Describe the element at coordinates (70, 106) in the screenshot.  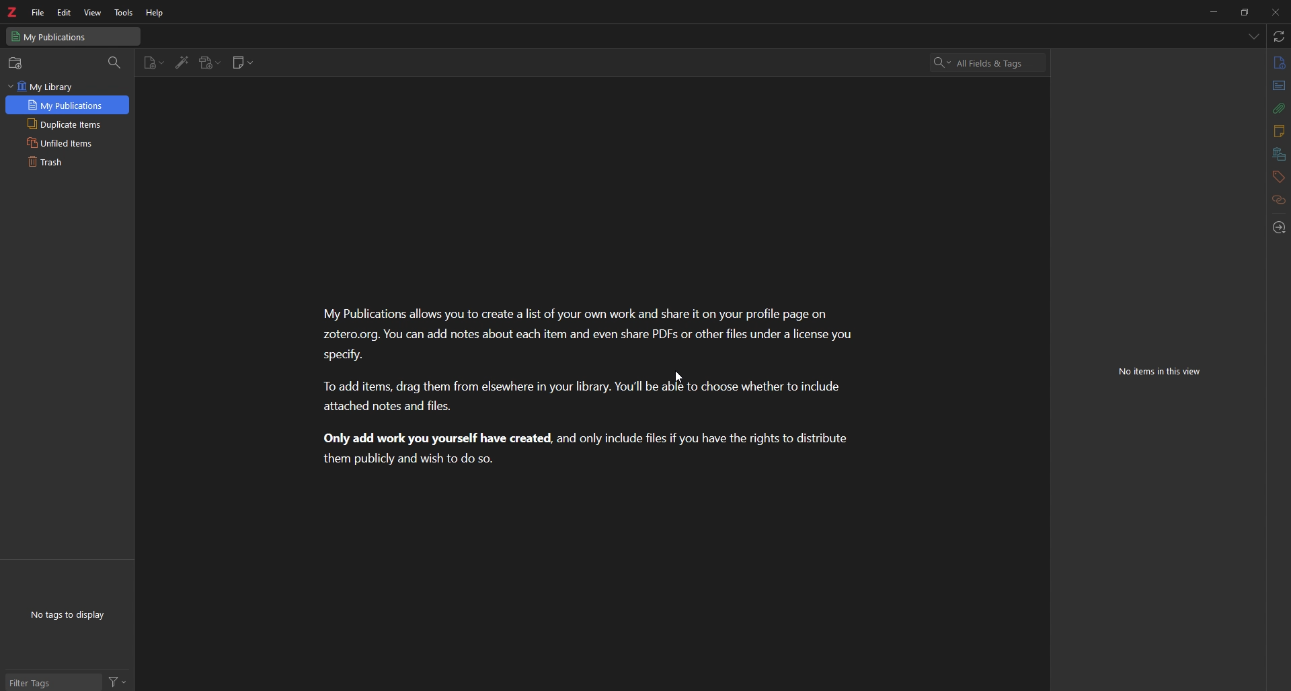
I see `newsearch` at that location.